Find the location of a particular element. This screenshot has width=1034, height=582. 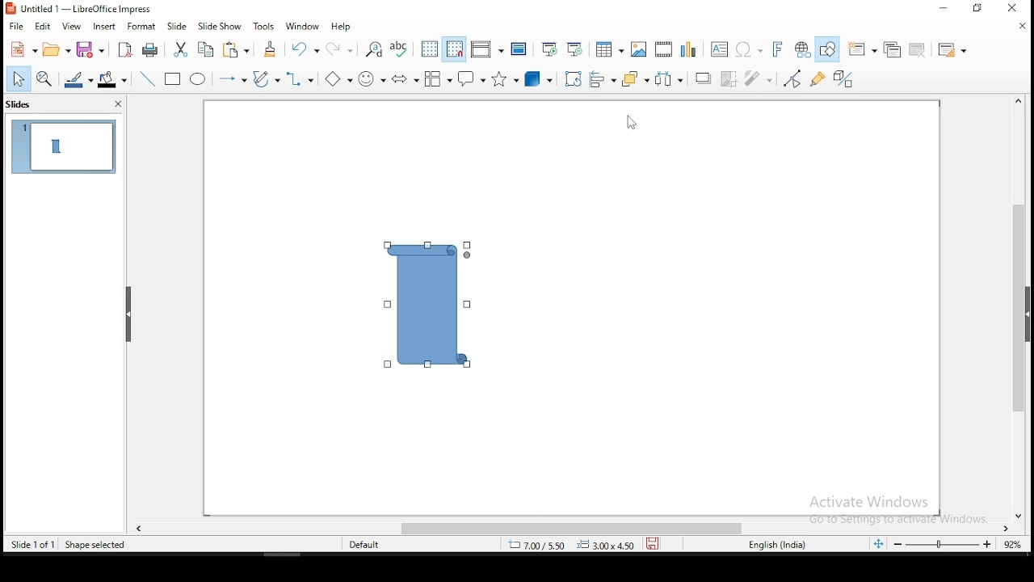

start from first slide is located at coordinates (552, 48).